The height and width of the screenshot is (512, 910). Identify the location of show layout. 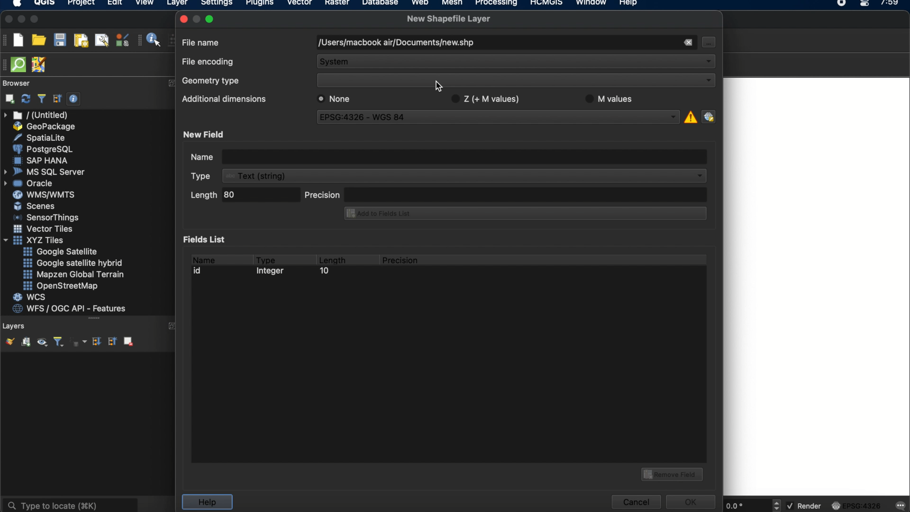
(102, 40).